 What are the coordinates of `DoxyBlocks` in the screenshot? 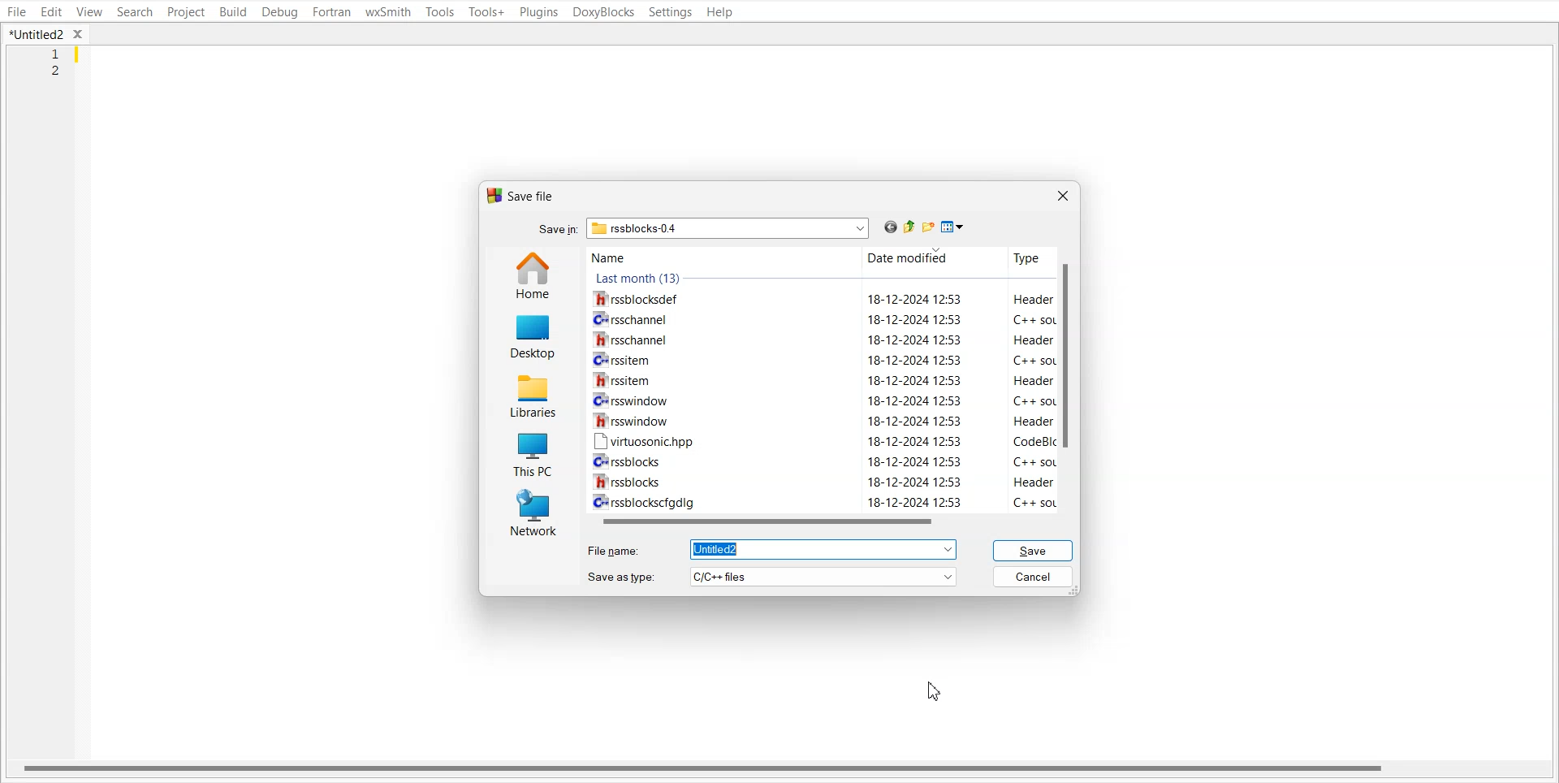 It's located at (603, 11).